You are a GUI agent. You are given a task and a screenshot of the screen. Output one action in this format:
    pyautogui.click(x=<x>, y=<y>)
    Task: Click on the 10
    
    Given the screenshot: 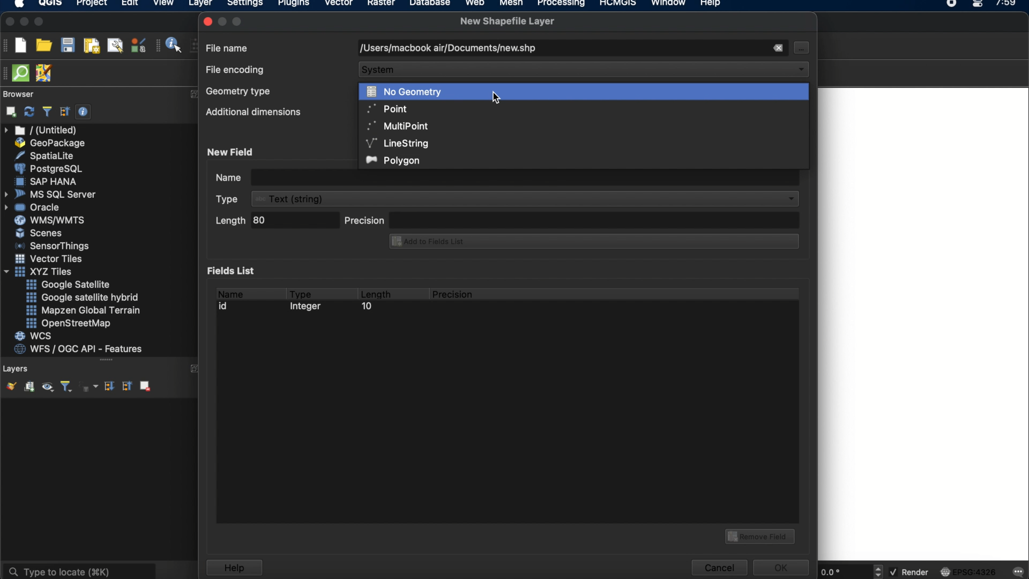 What is the action you would take?
    pyautogui.click(x=366, y=308)
    